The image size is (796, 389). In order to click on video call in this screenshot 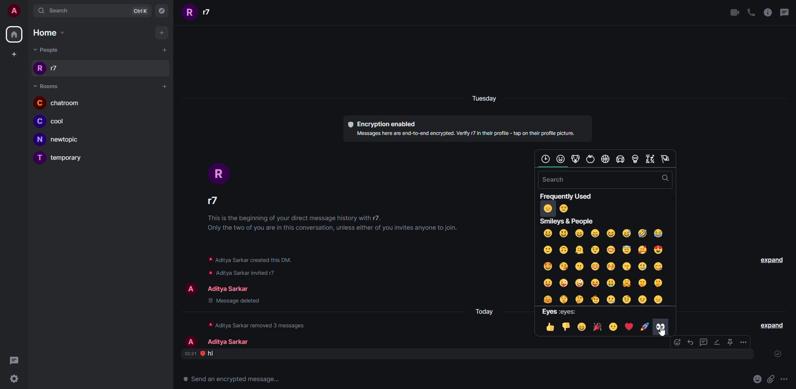, I will do `click(735, 12)`.